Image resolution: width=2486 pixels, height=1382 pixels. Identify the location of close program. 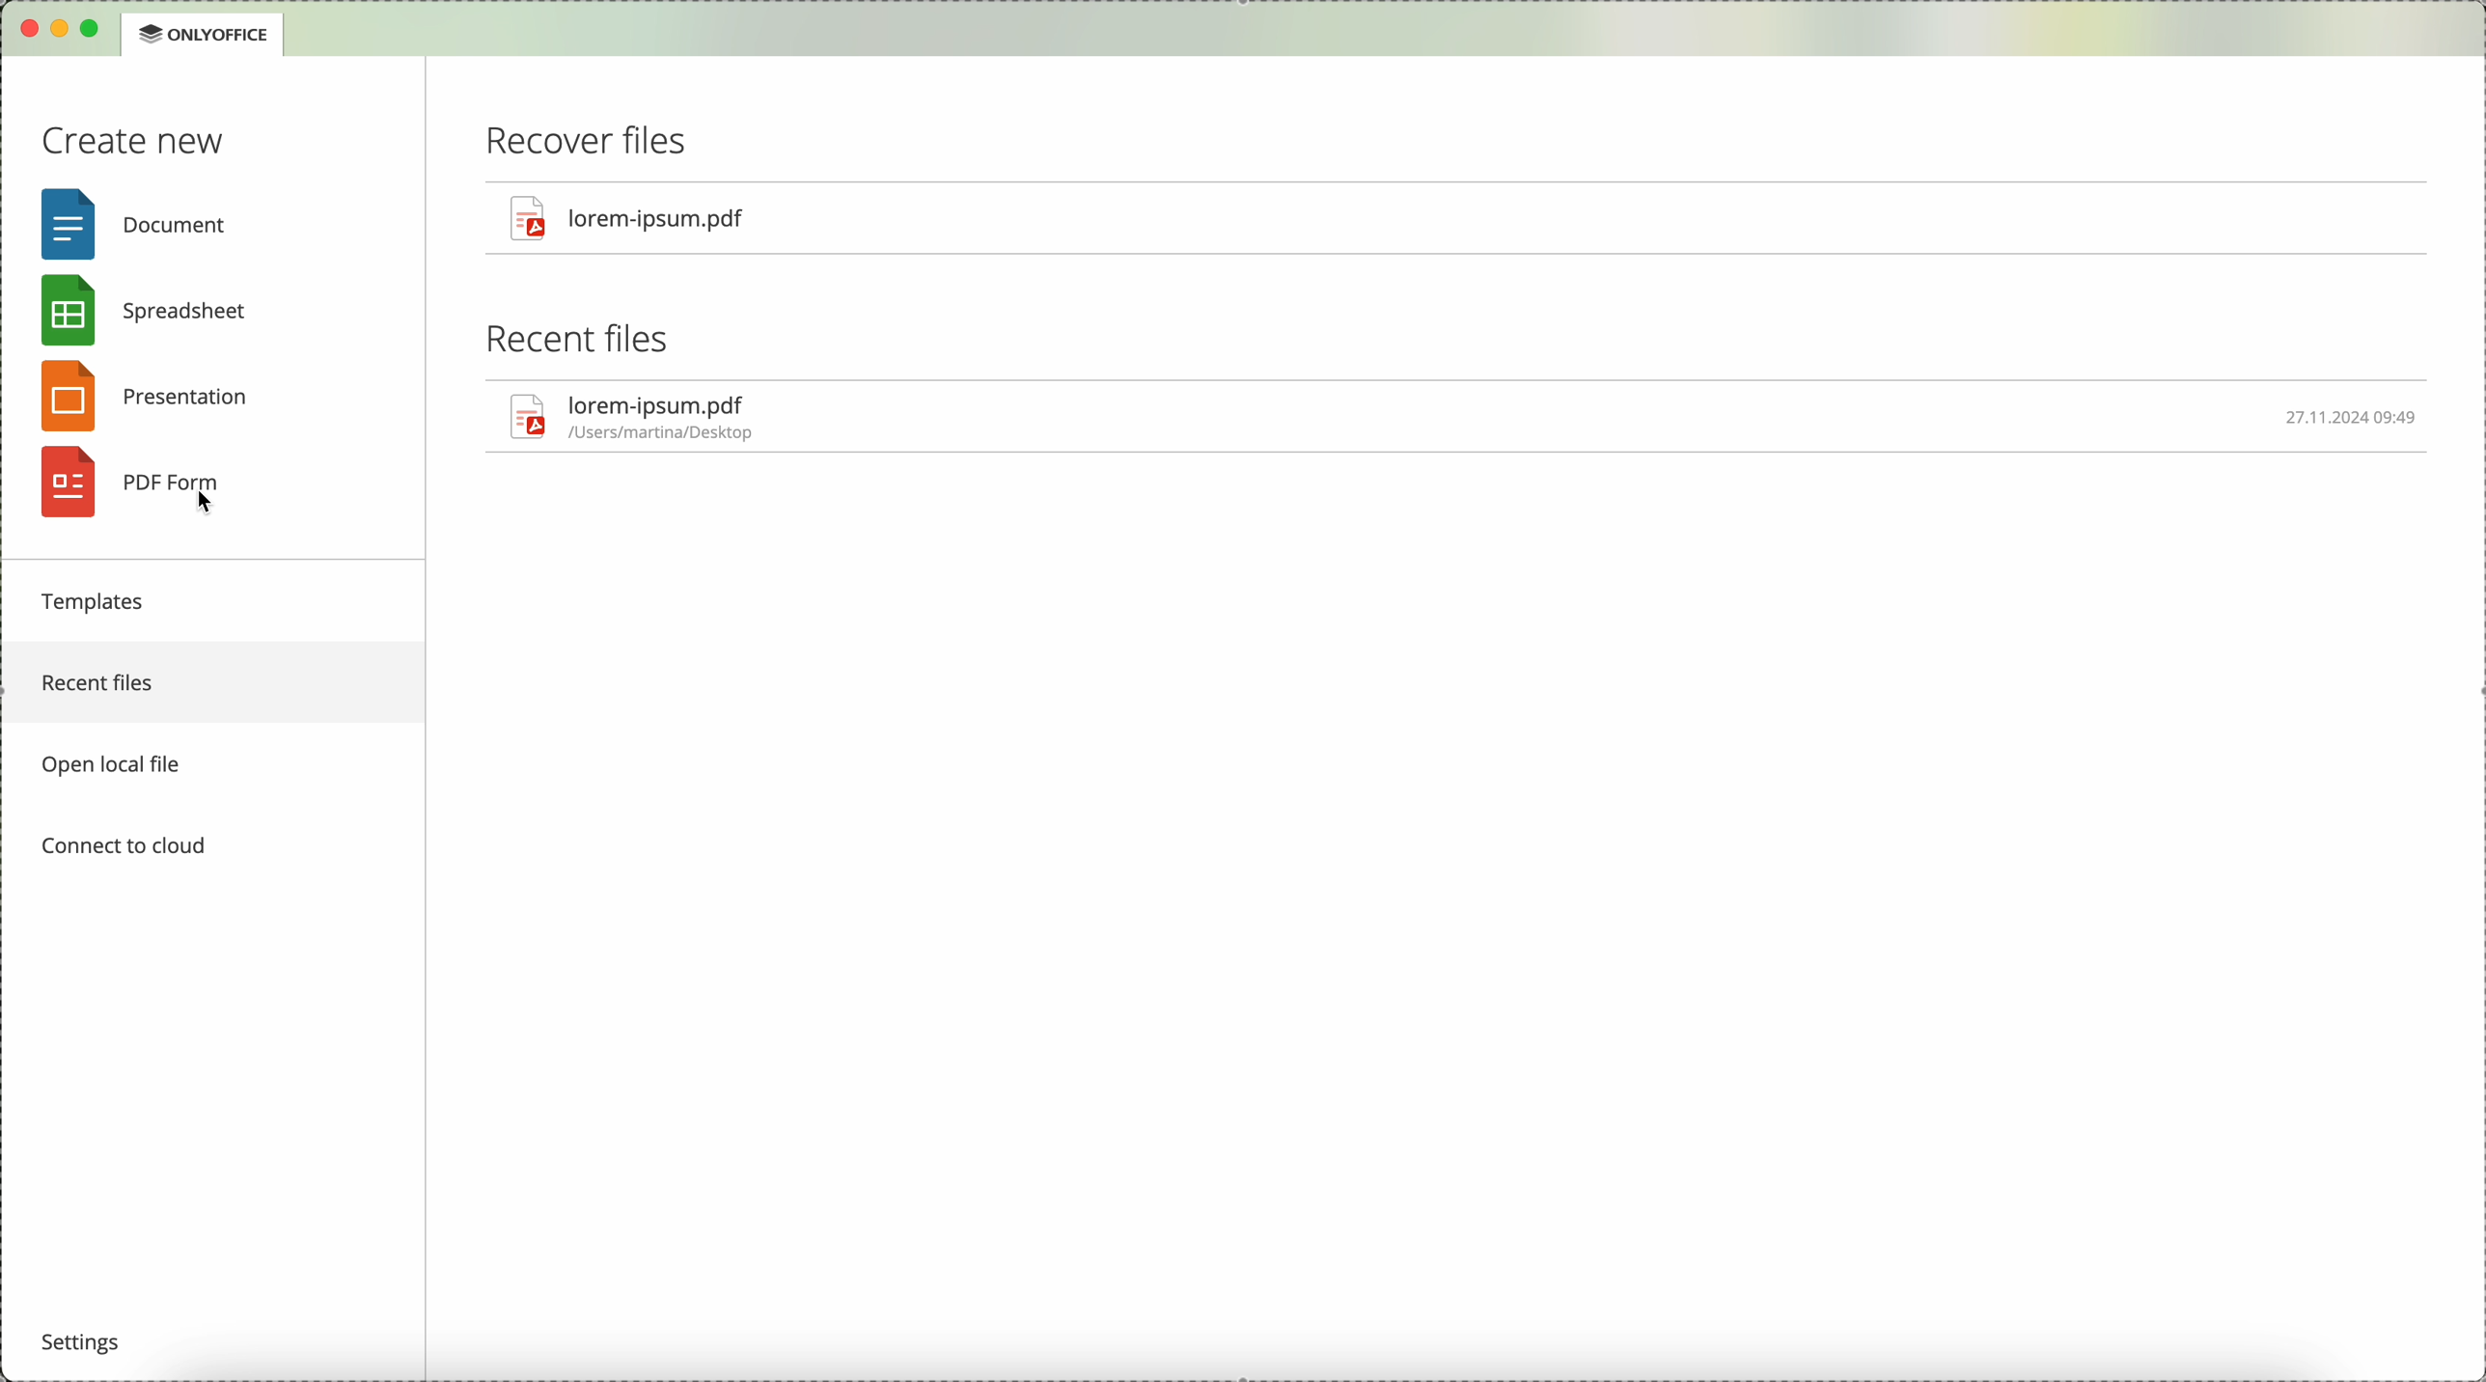
(25, 33).